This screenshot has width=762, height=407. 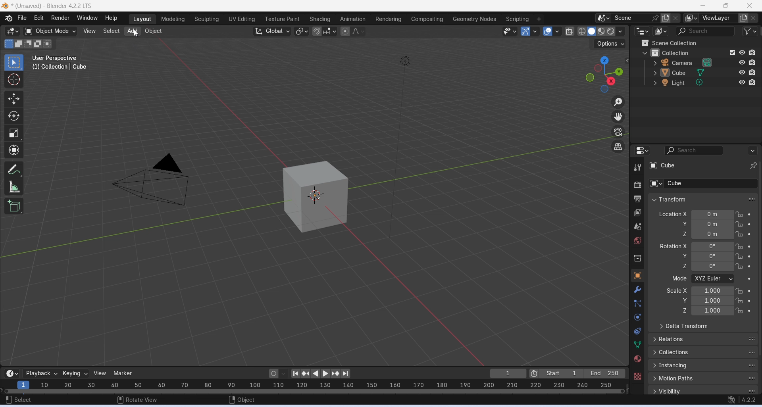 What do you see at coordinates (621, 31) in the screenshot?
I see `shading` at bounding box center [621, 31].